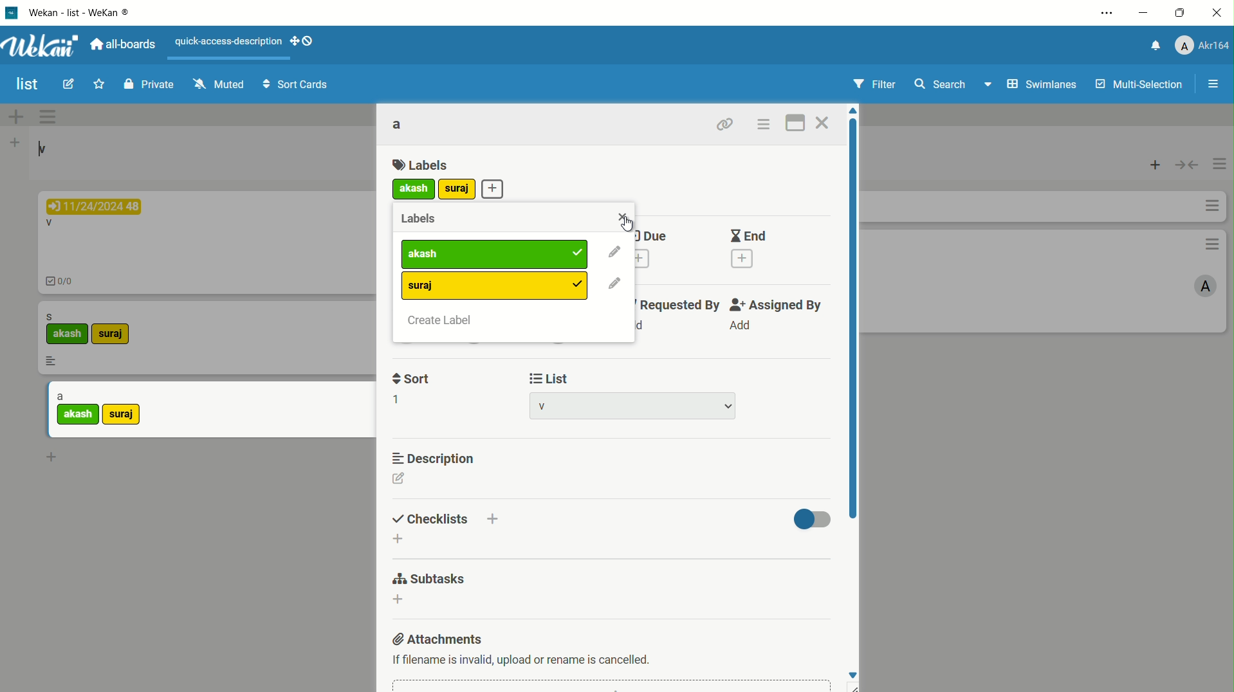 This screenshot has height=692, width=1234. Describe the element at coordinates (421, 165) in the screenshot. I see `labels` at that location.